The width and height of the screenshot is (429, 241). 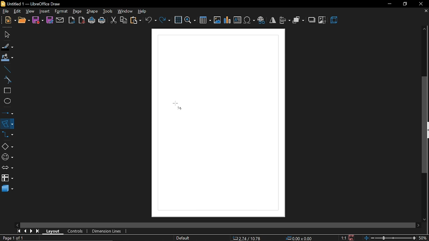 What do you see at coordinates (39, 231) in the screenshot?
I see `go to last page` at bounding box center [39, 231].